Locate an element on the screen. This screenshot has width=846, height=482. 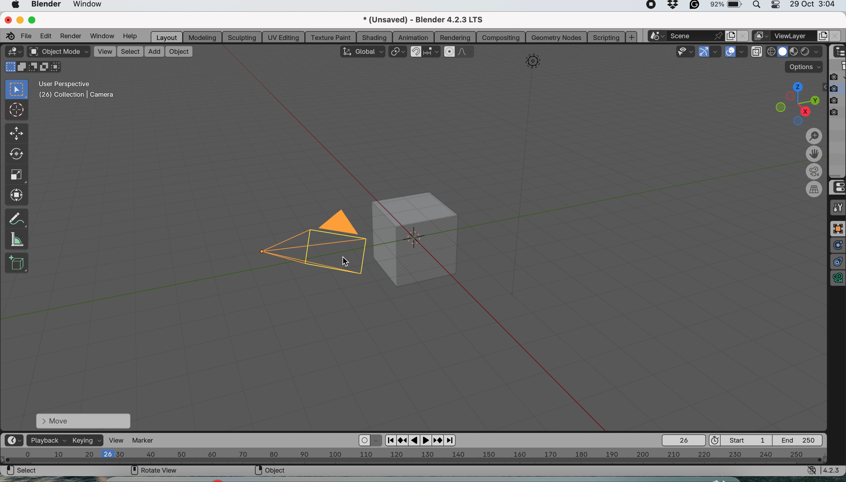
move is located at coordinates (83, 420).